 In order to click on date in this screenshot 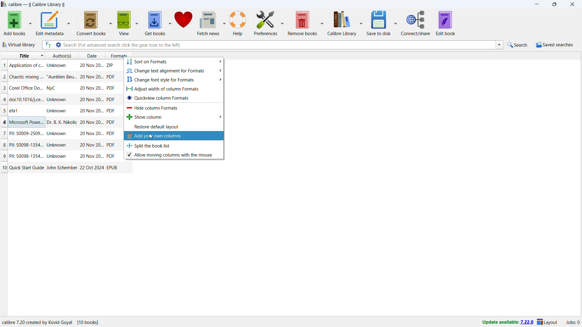, I will do `click(92, 133)`.